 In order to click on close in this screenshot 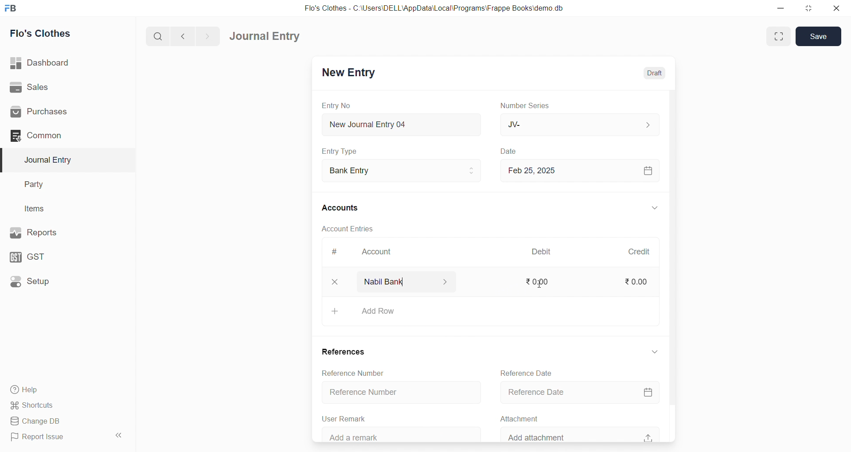, I will do `click(330, 281)`.